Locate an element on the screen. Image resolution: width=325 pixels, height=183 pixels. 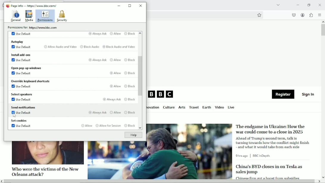
Use default is located at coordinates (22, 87).